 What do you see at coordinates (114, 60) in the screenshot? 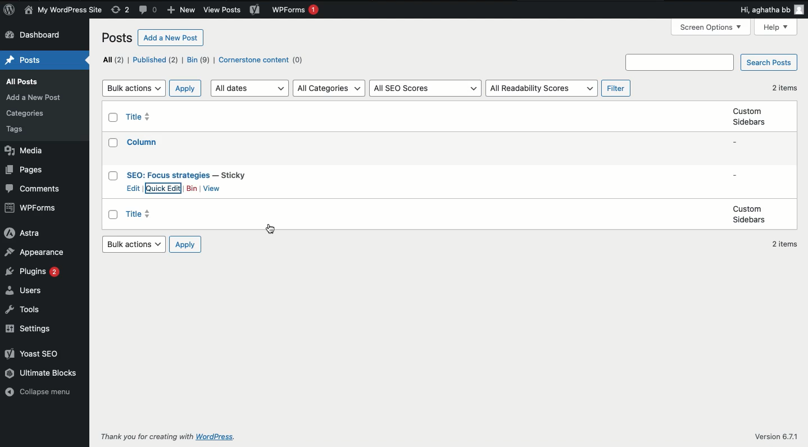
I see `All` at bounding box center [114, 60].